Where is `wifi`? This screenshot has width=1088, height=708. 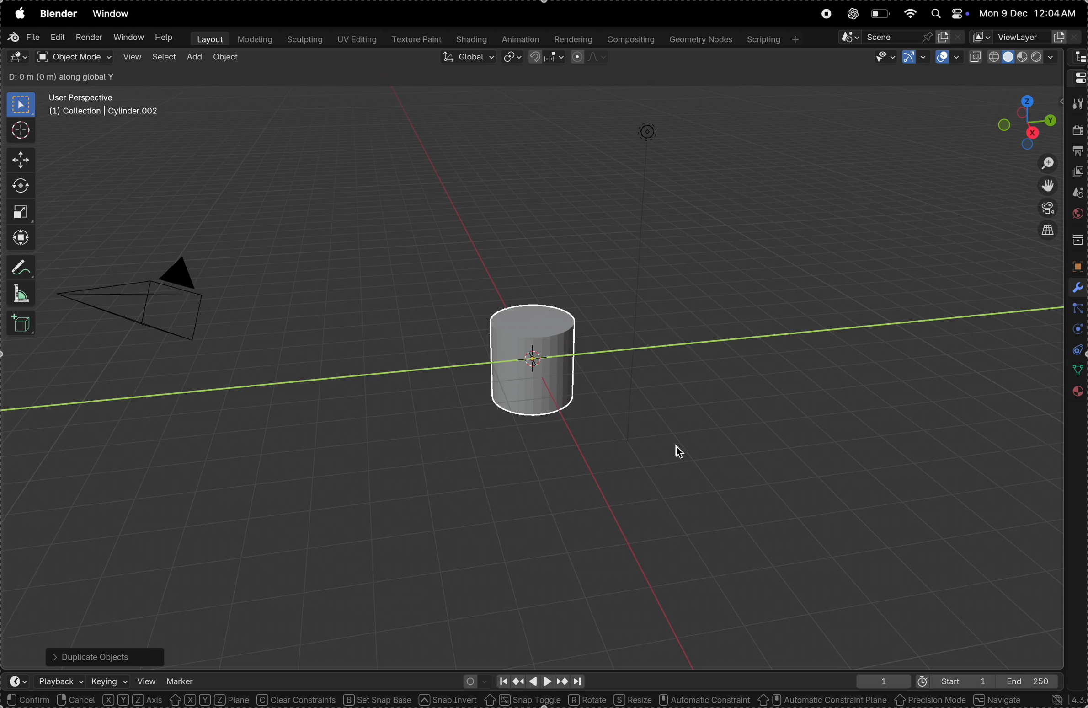
wifi is located at coordinates (909, 13).